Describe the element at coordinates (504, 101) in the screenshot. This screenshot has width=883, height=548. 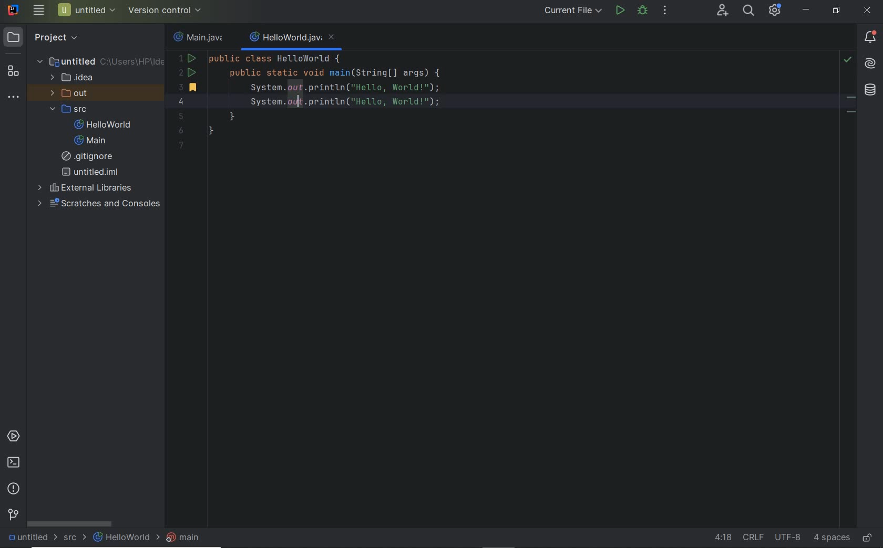
I see `duplicated line of code` at that location.